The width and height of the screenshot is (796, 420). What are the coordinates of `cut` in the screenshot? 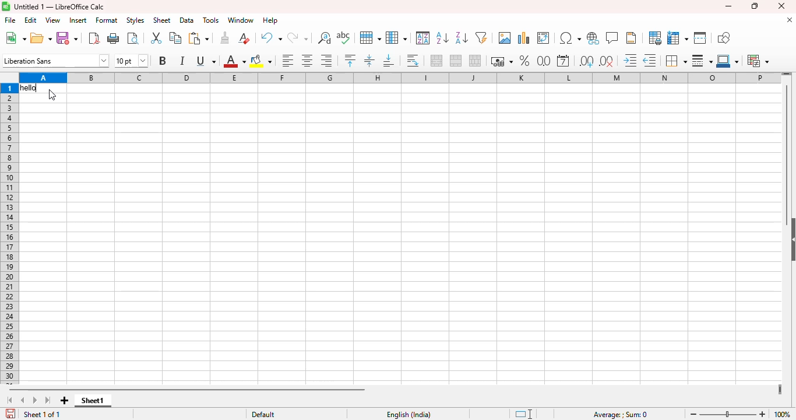 It's located at (156, 38).